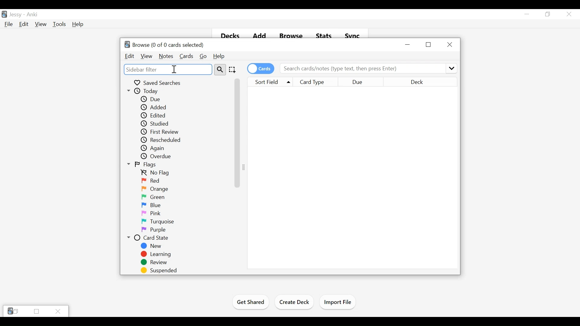 The height and width of the screenshot is (326, 580). What do you see at coordinates (151, 213) in the screenshot?
I see `Pink` at bounding box center [151, 213].